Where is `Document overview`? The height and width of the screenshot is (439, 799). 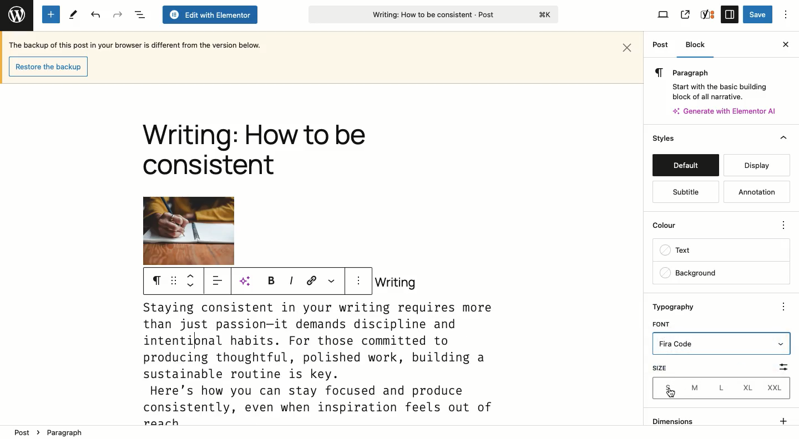 Document overview is located at coordinates (139, 15).